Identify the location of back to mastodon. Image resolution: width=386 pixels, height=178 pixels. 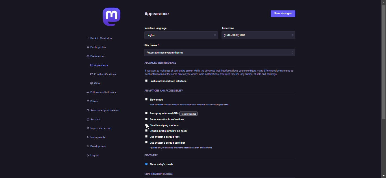
(100, 38).